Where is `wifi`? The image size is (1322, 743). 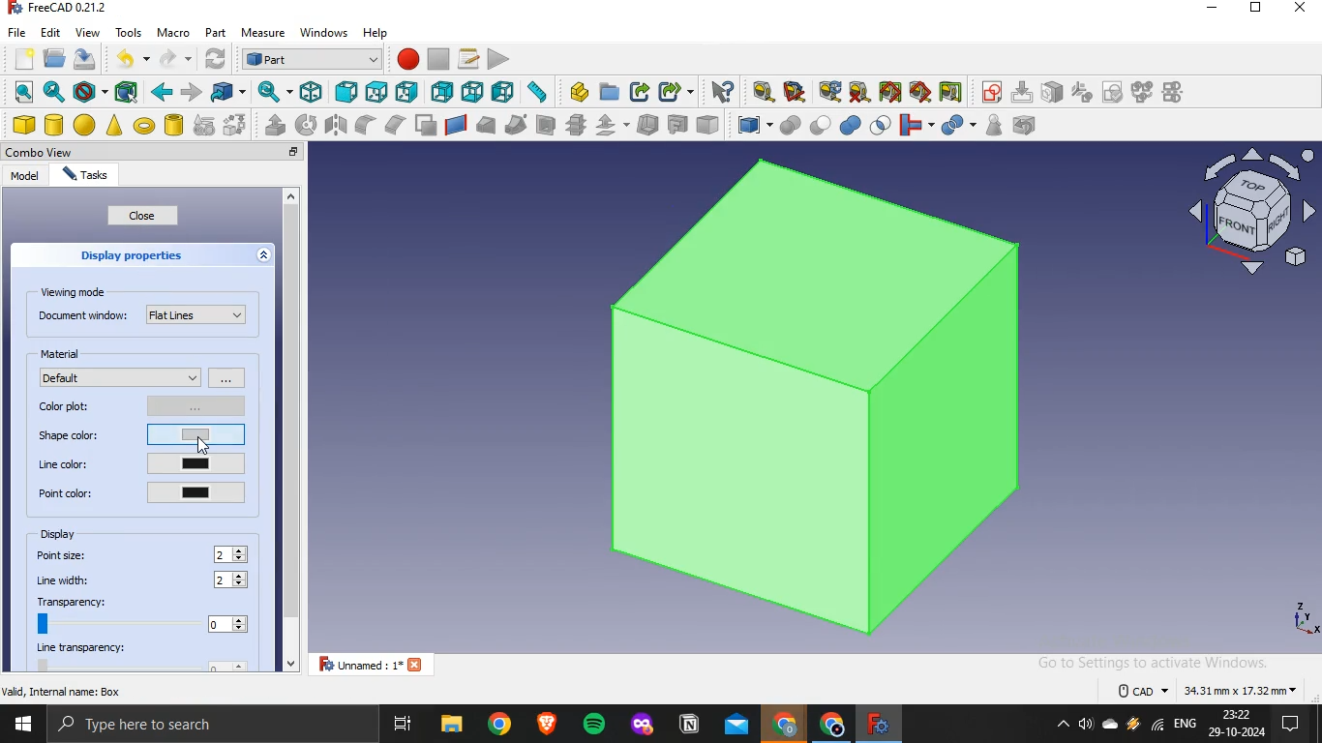 wifi is located at coordinates (1157, 728).